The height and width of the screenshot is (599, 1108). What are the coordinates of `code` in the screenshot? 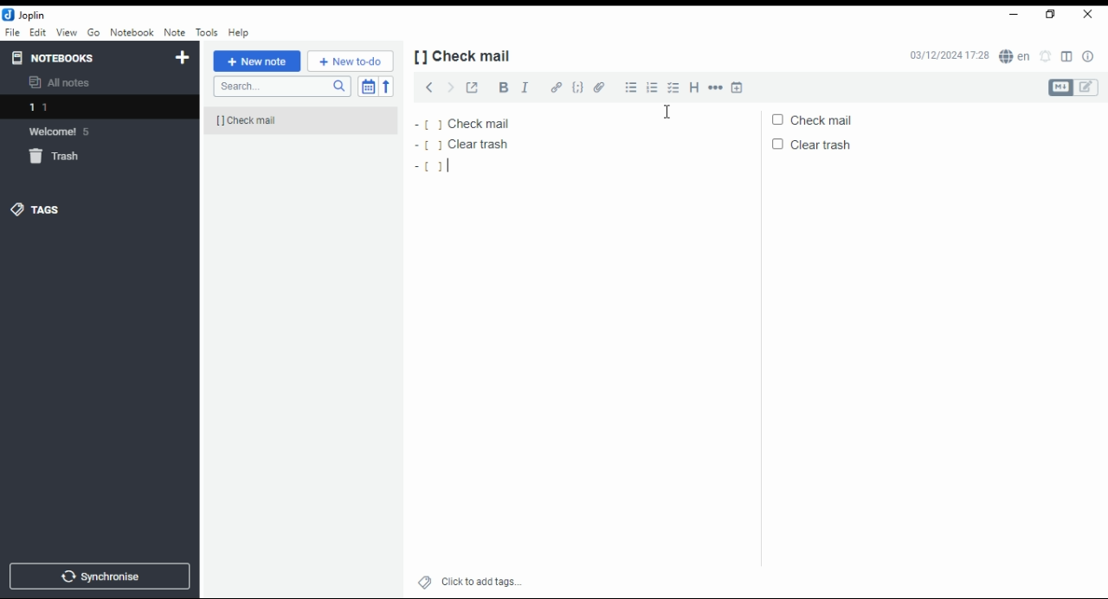 It's located at (578, 88).